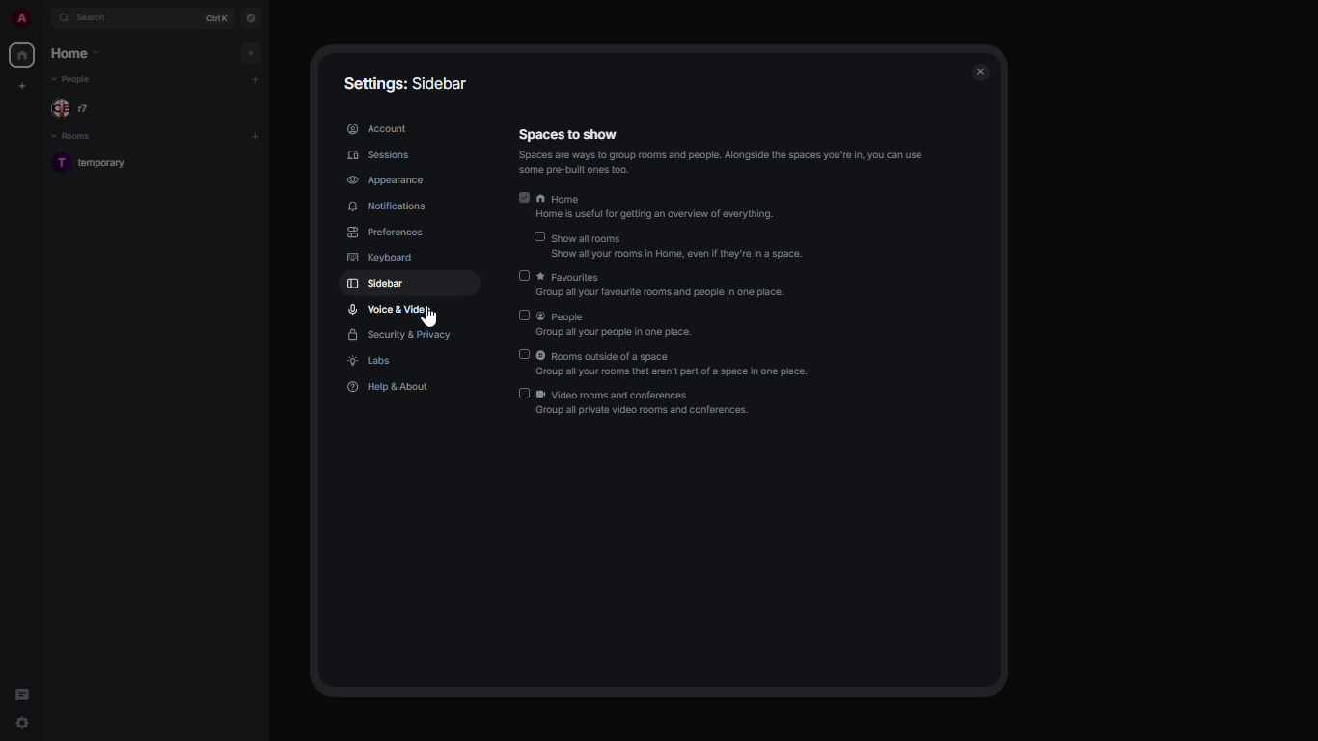 This screenshot has width=1318, height=741. What do you see at coordinates (521, 199) in the screenshot?
I see `enabled` at bounding box center [521, 199].